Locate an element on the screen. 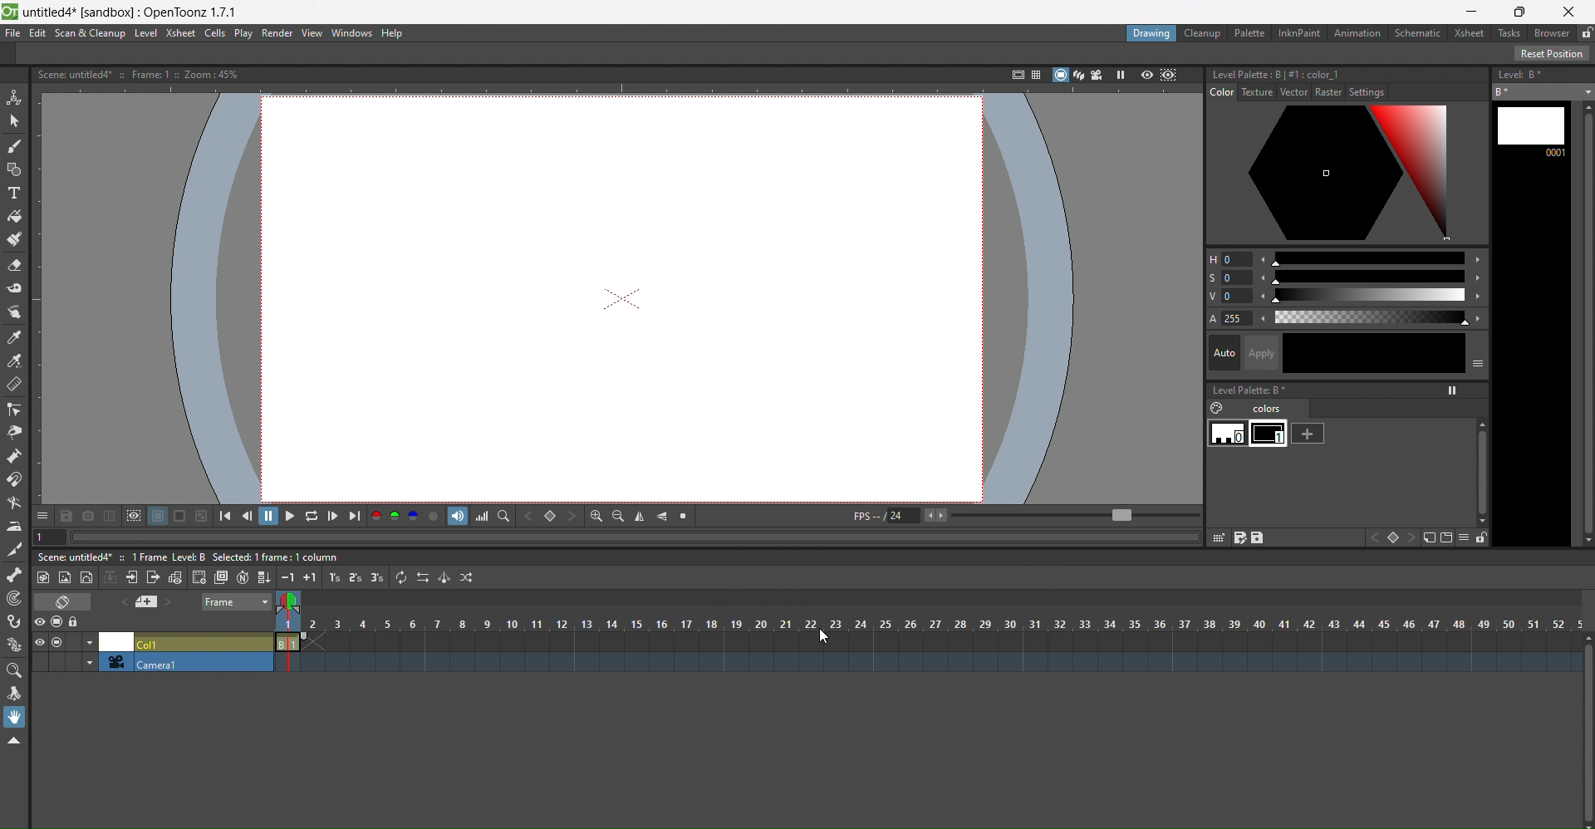  toggle edit in place is located at coordinates (174, 576).